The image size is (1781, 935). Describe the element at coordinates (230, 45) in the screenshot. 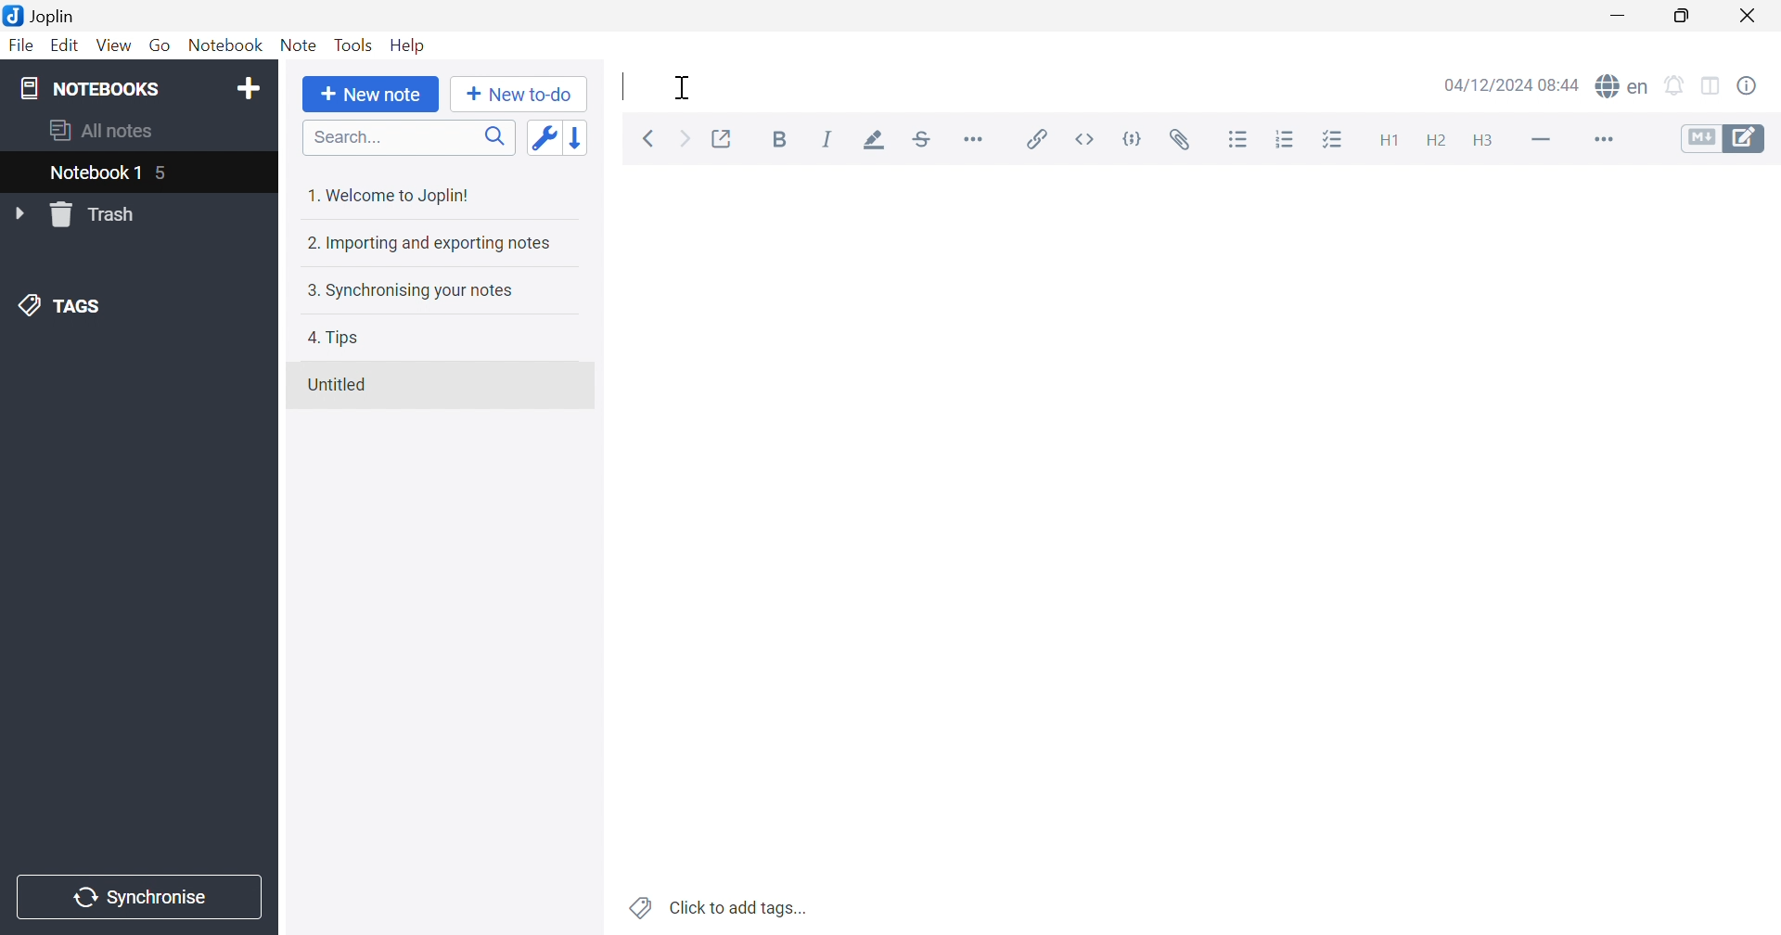

I see `Notebook` at that location.